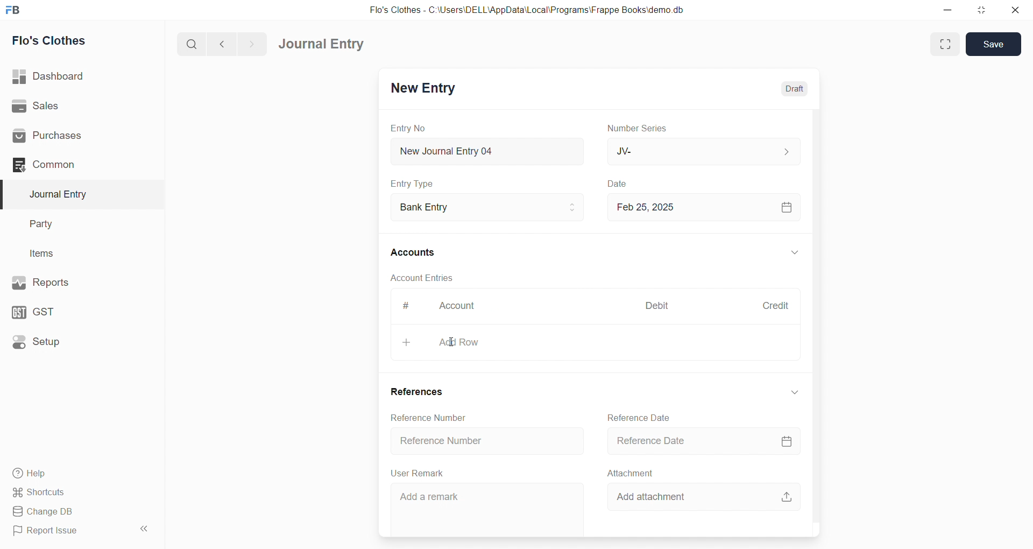 The height and width of the screenshot is (549, 1033). What do you see at coordinates (452, 342) in the screenshot?
I see `cursor` at bounding box center [452, 342].